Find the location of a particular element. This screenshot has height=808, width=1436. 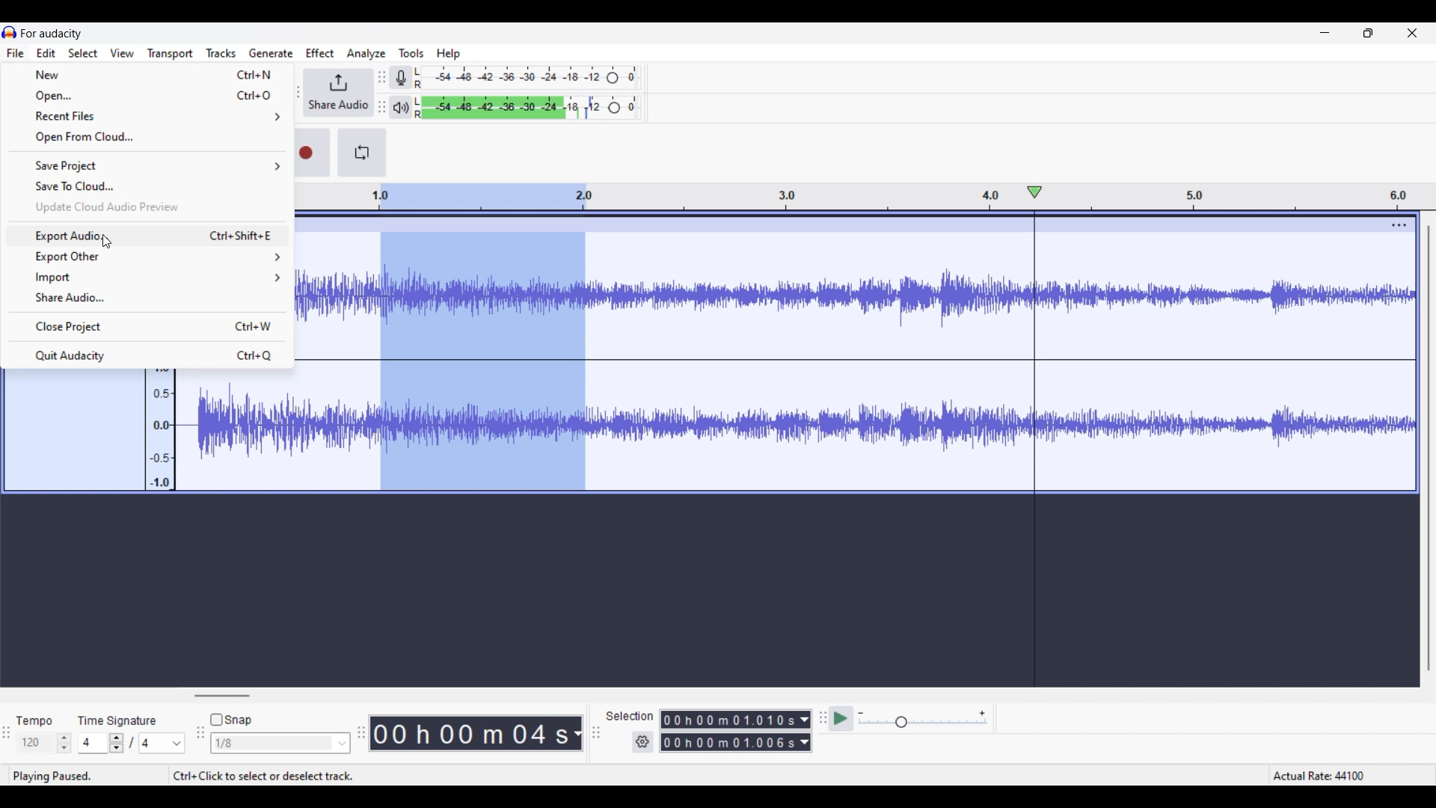

New is located at coordinates (146, 74).